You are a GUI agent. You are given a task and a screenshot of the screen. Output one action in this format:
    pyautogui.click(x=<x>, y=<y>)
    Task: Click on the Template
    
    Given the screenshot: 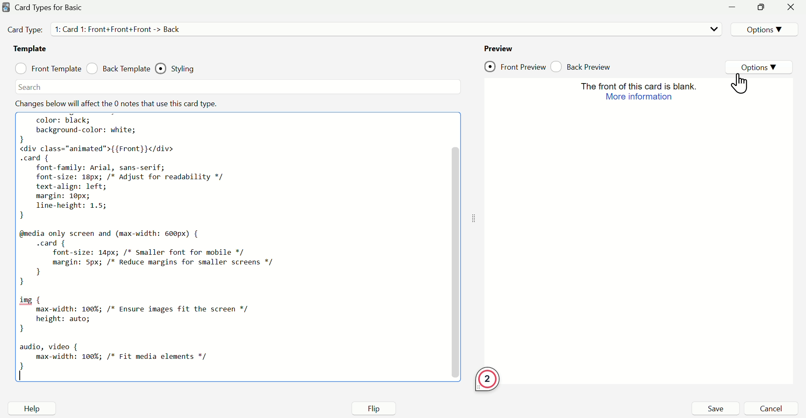 What is the action you would take?
    pyautogui.click(x=30, y=50)
    